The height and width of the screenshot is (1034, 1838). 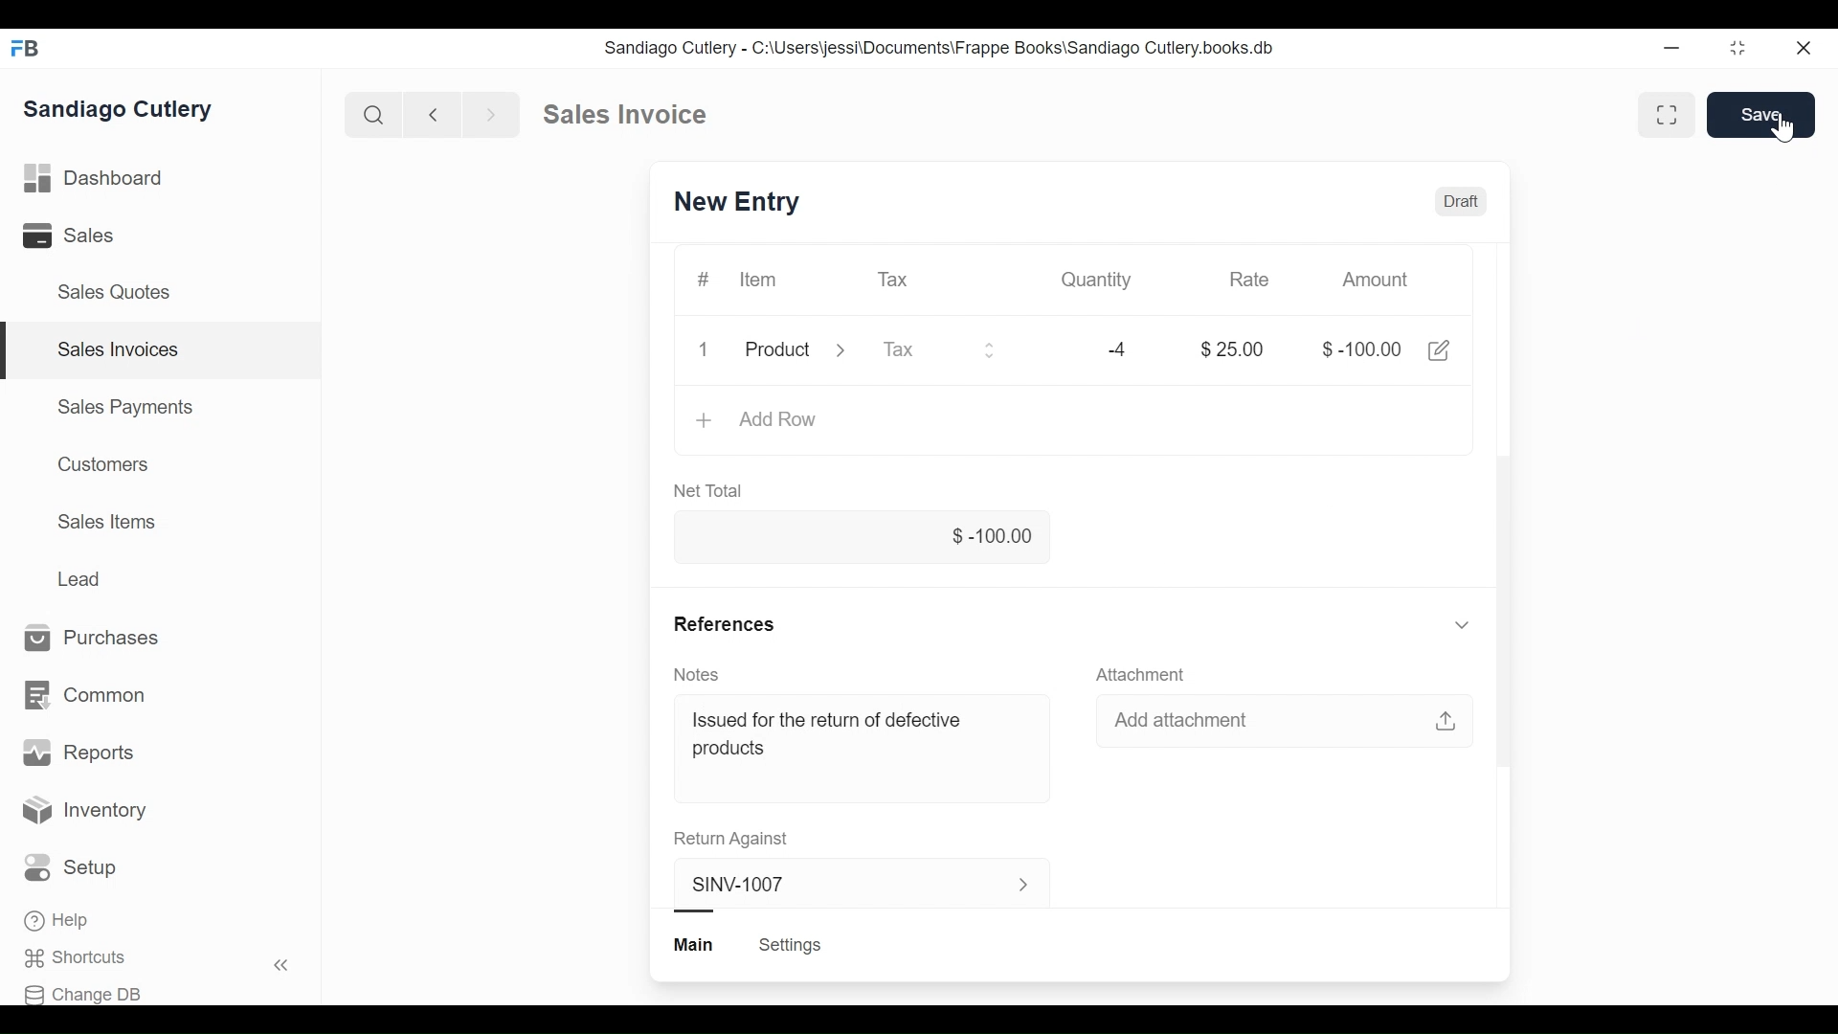 I want to click on Net Total, so click(x=712, y=489).